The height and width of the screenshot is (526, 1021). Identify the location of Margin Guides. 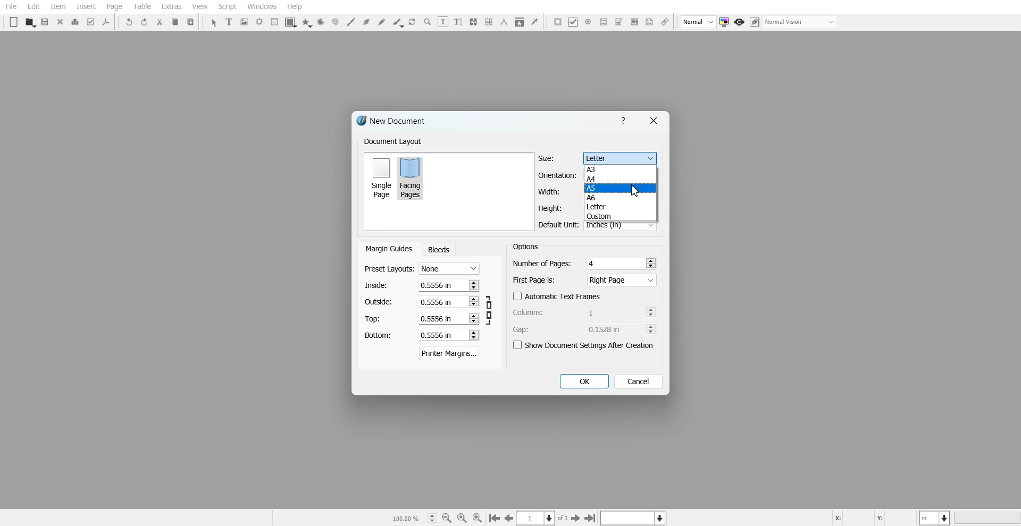
(388, 249).